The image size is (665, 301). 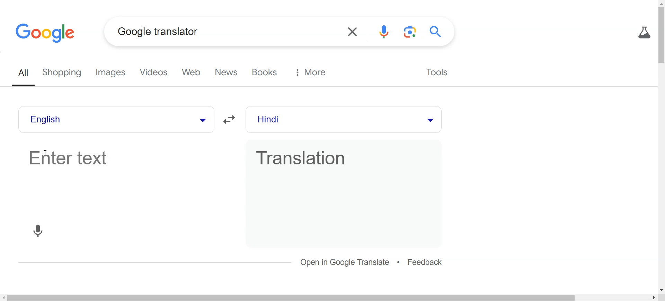 I want to click on Search by voice, so click(x=384, y=32).